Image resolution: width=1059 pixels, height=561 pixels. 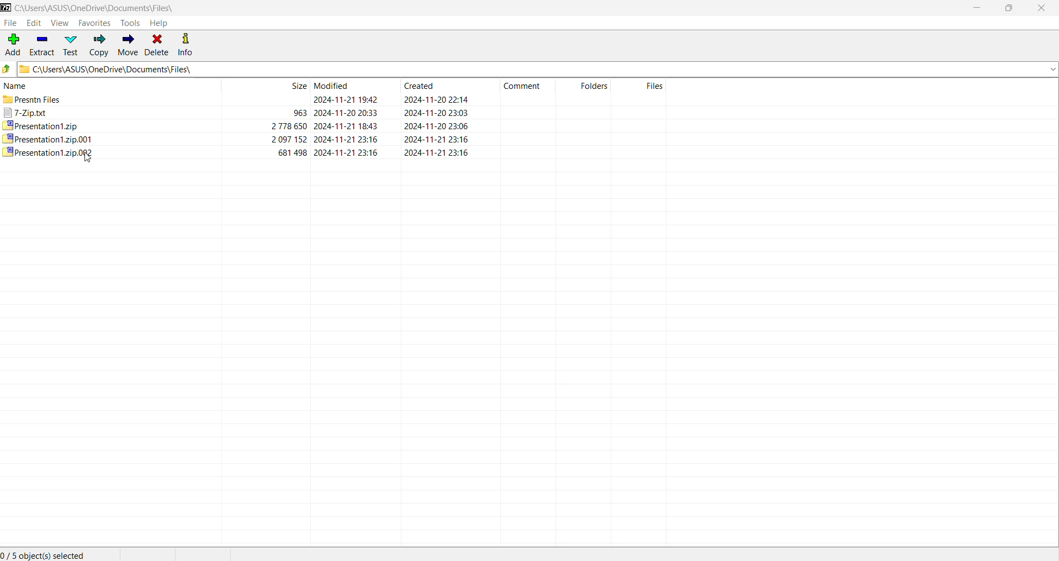 What do you see at coordinates (10, 23) in the screenshot?
I see `File` at bounding box center [10, 23].